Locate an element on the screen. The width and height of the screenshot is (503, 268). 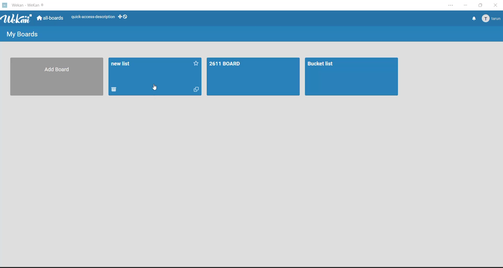
minimize is located at coordinates (467, 5).